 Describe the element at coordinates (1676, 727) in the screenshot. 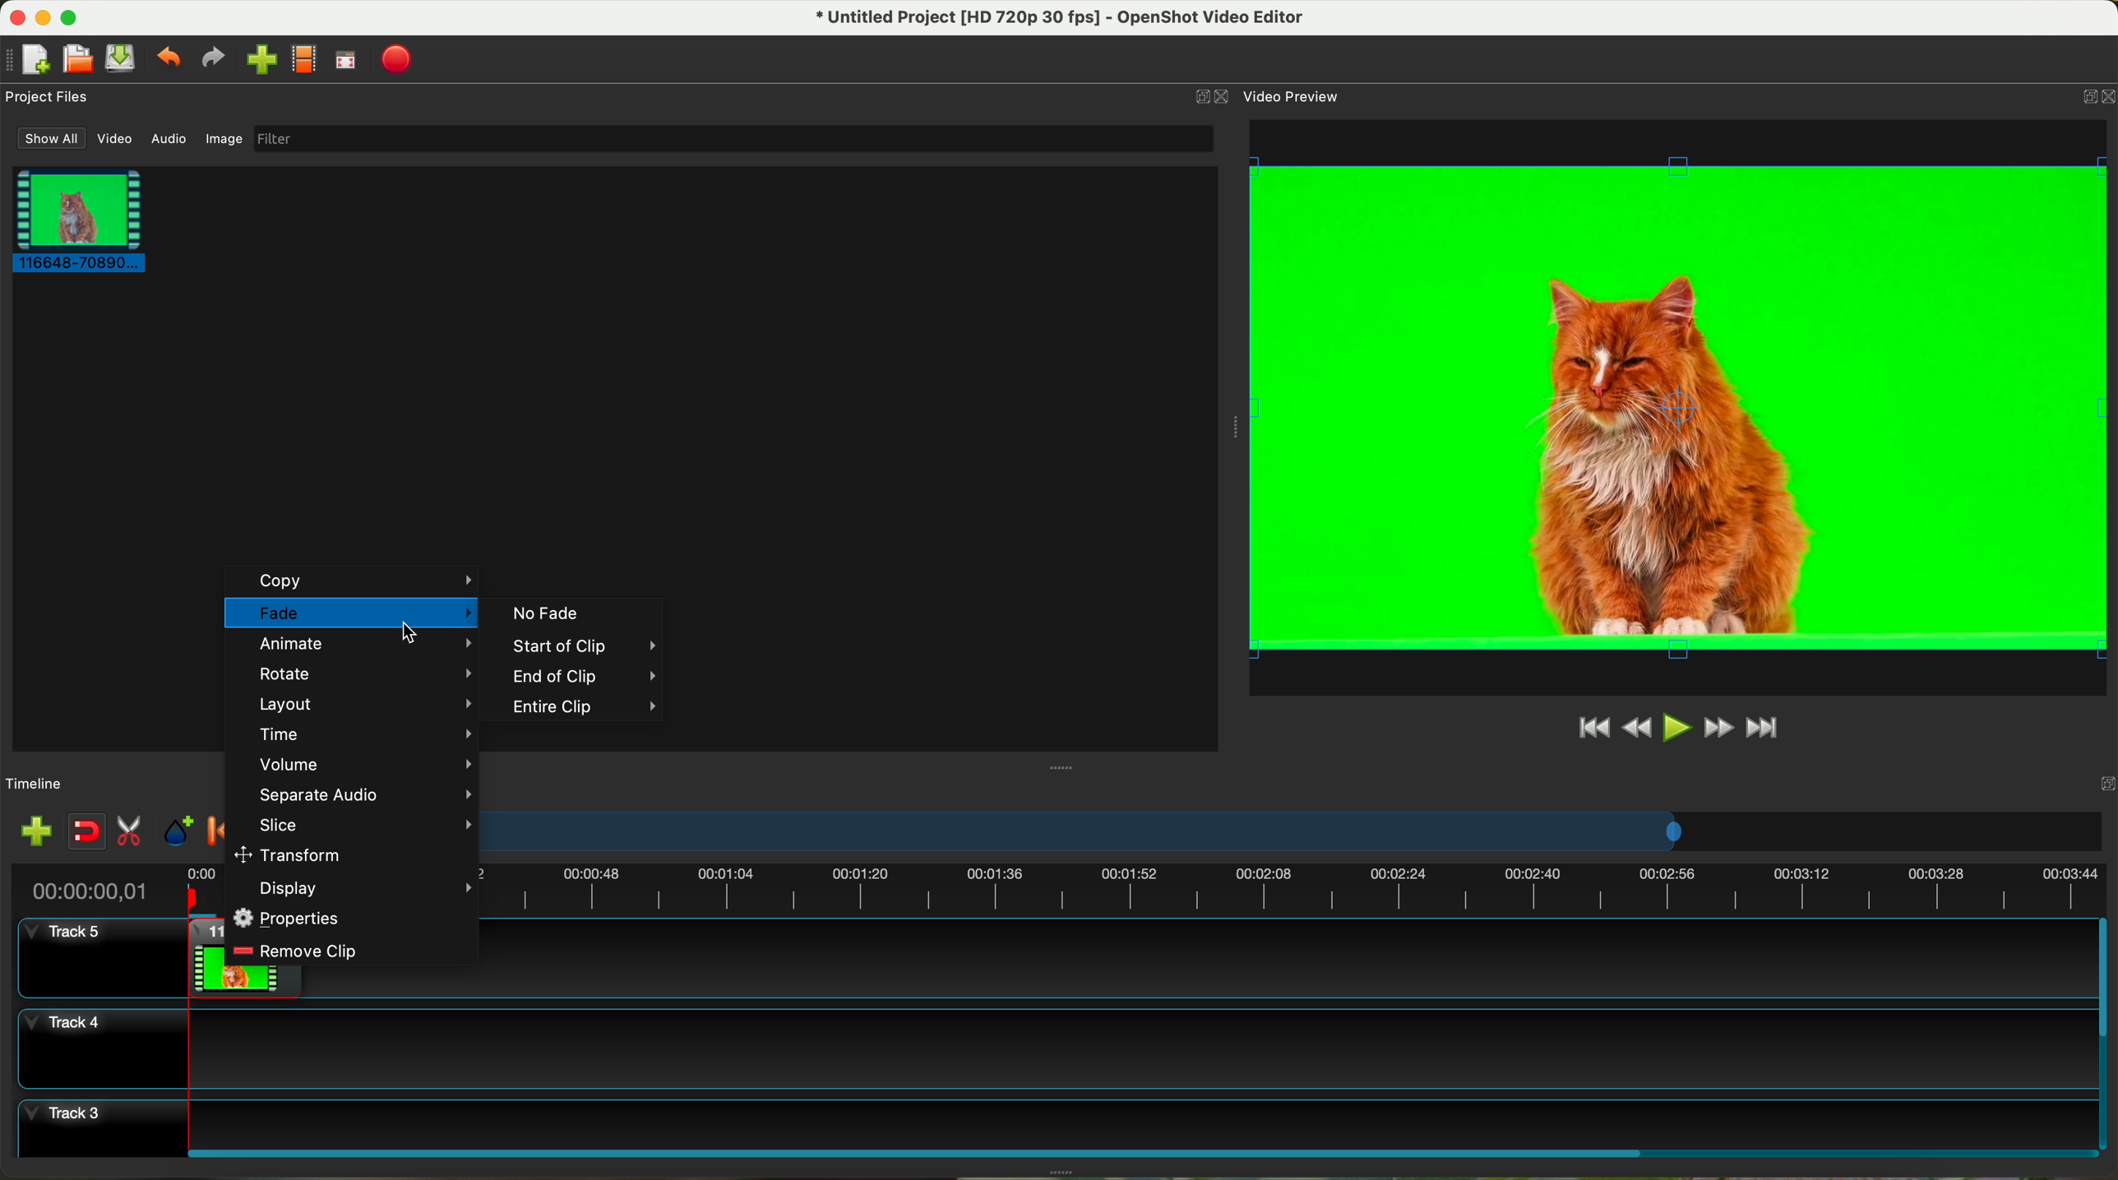

I see `play` at that location.